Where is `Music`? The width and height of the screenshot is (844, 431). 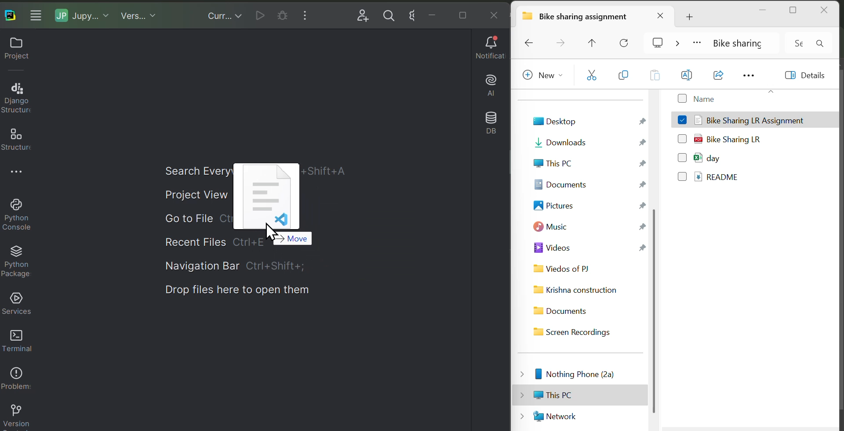 Music is located at coordinates (589, 226).